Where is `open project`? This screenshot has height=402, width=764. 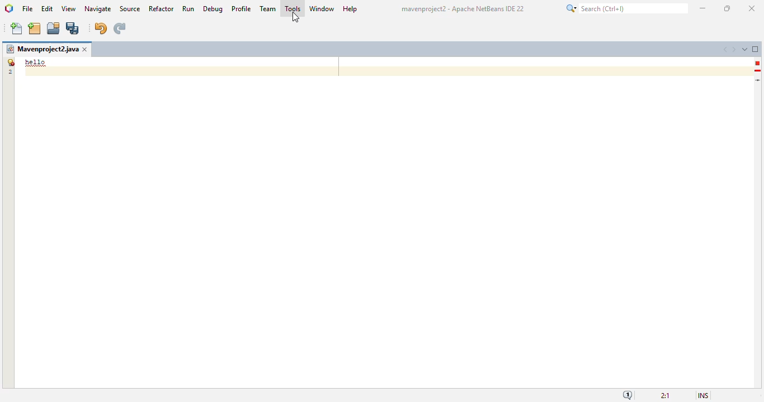 open project is located at coordinates (54, 28).